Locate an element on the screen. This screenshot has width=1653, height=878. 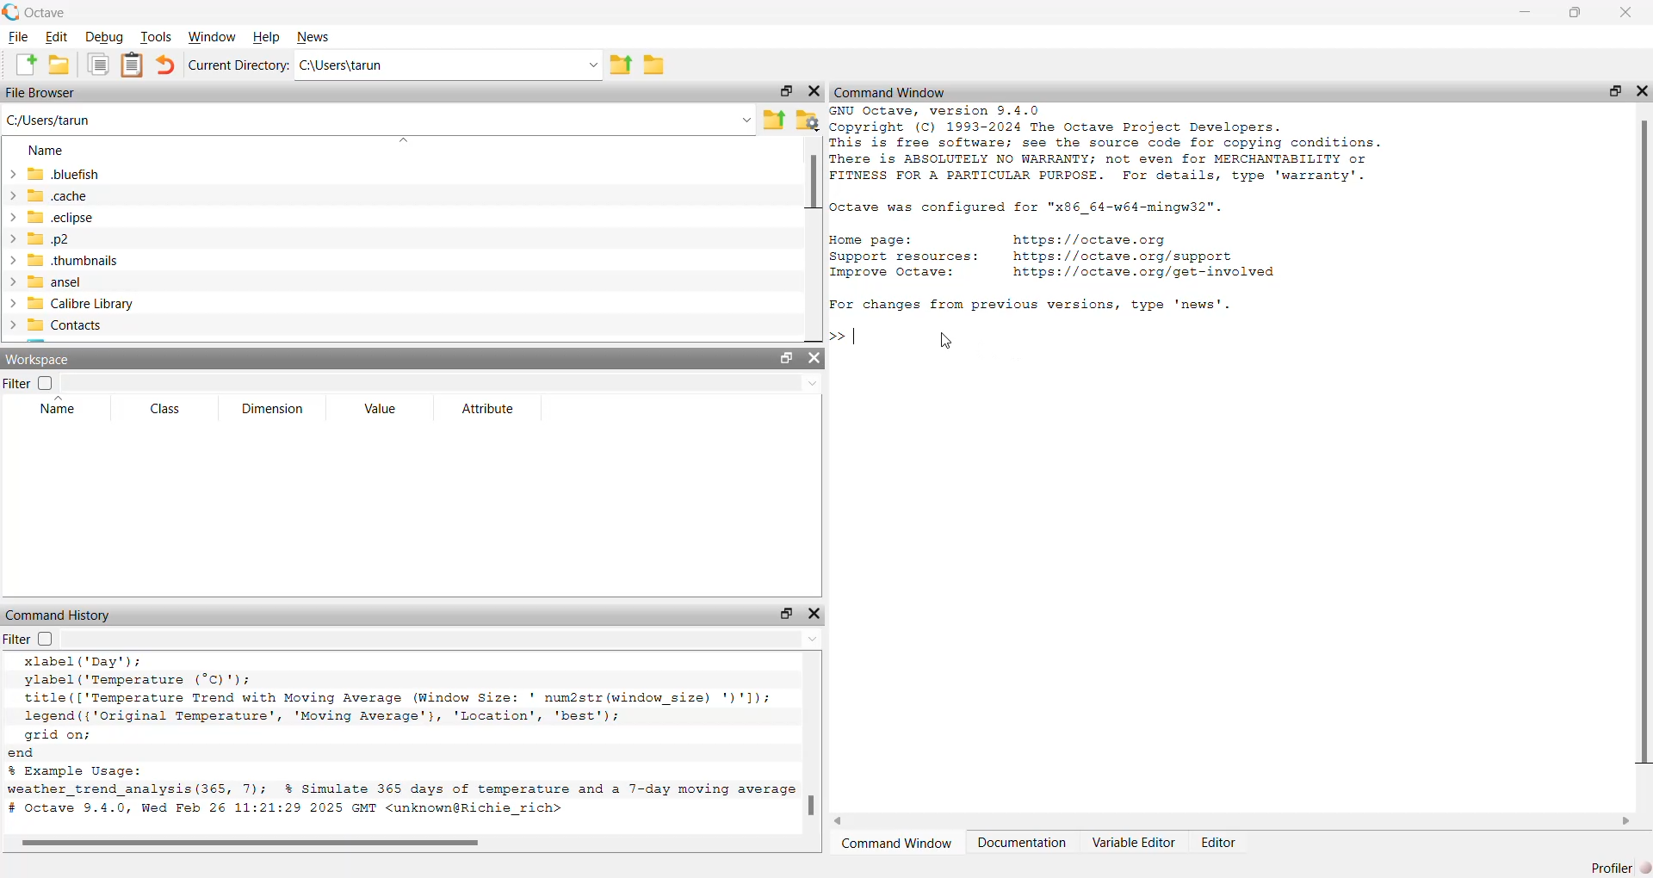
dropdown is located at coordinates (591, 65).